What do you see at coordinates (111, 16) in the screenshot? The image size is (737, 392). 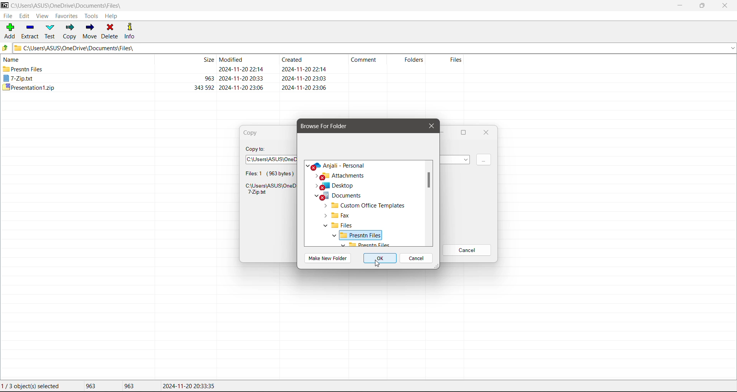 I see `Help` at bounding box center [111, 16].